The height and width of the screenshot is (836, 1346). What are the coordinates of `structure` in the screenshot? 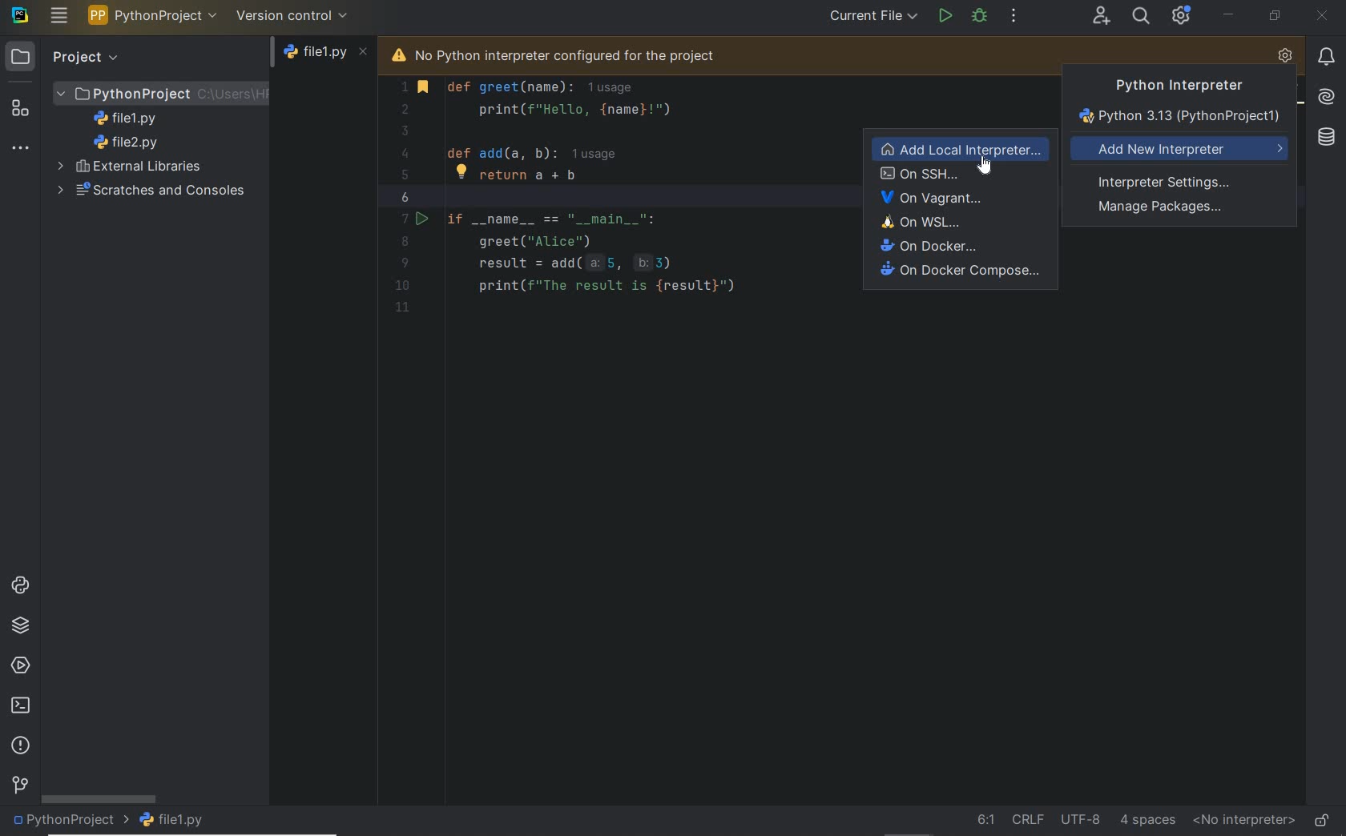 It's located at (21, 108).